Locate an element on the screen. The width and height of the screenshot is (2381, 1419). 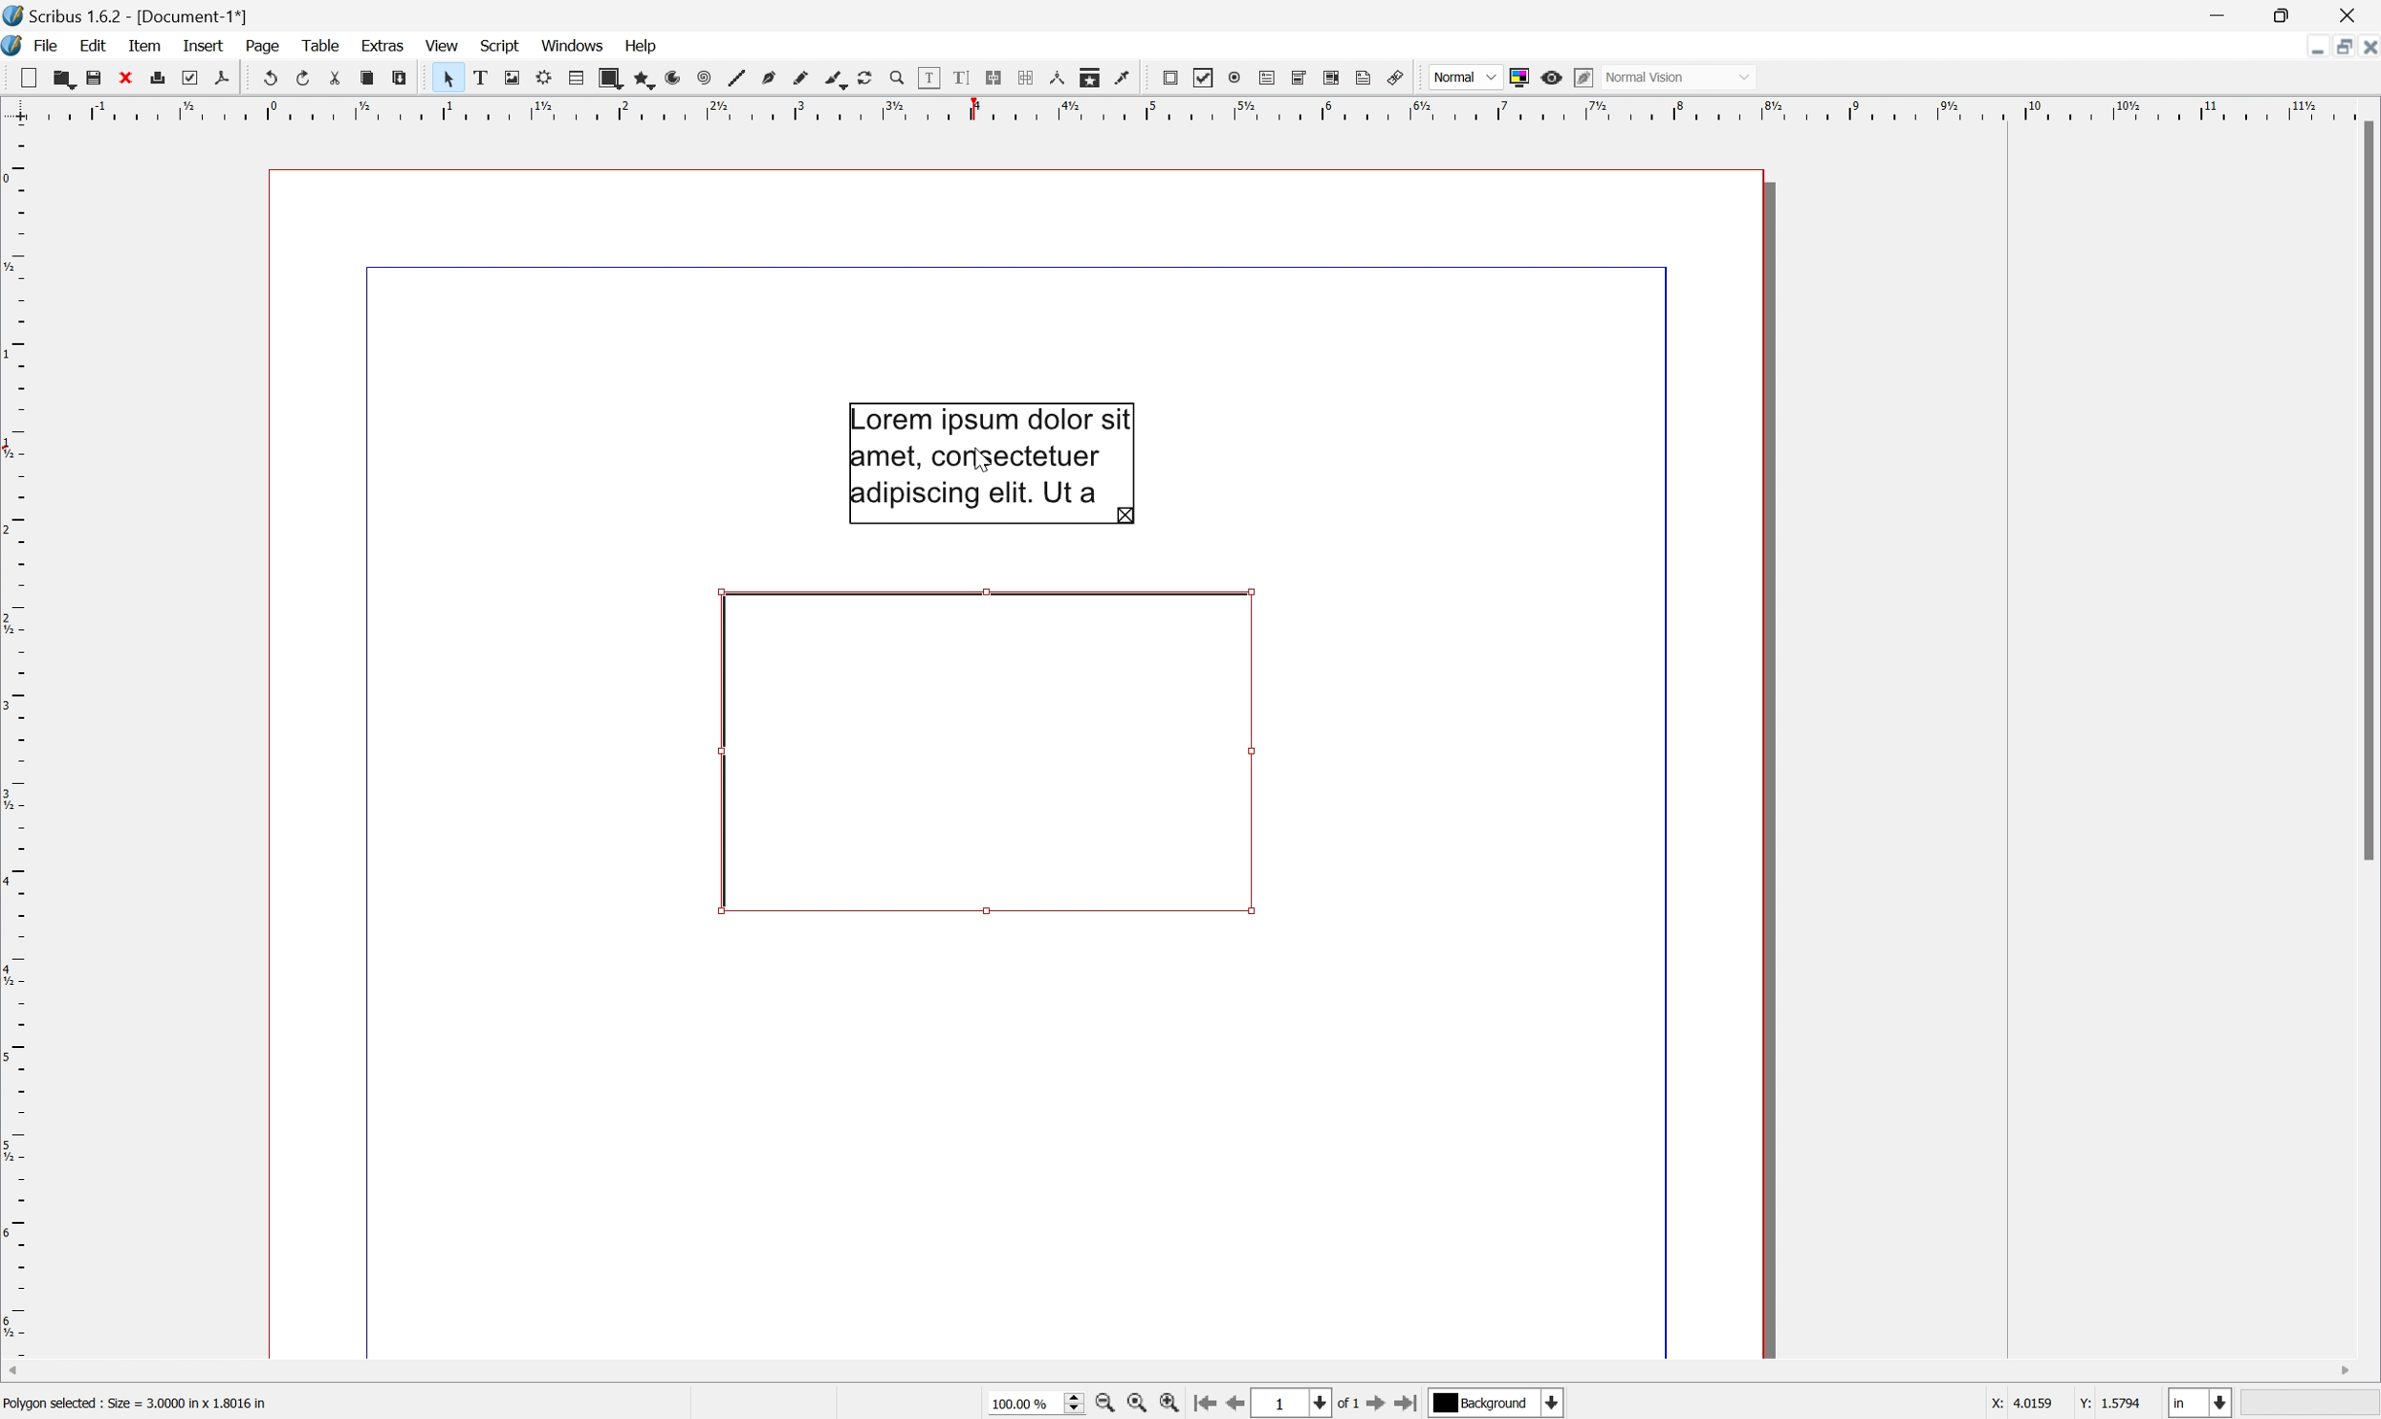
Cut is located at coordinates (335, 75).